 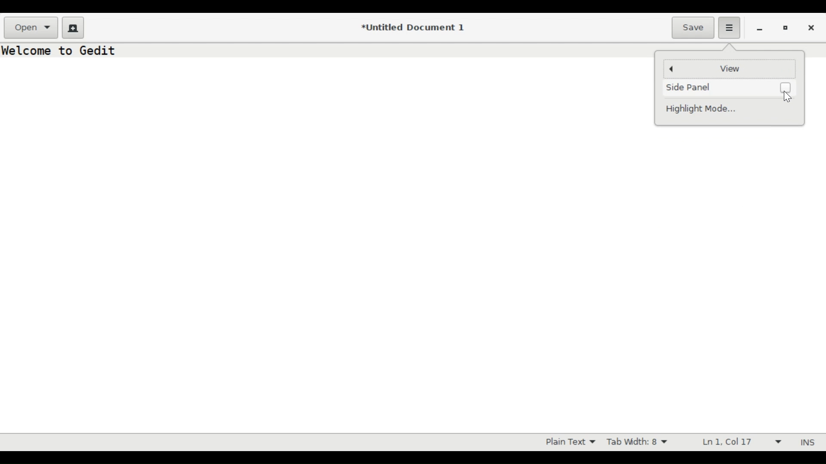 I want to click on Highlight Mode, so click(x=707, y=109).